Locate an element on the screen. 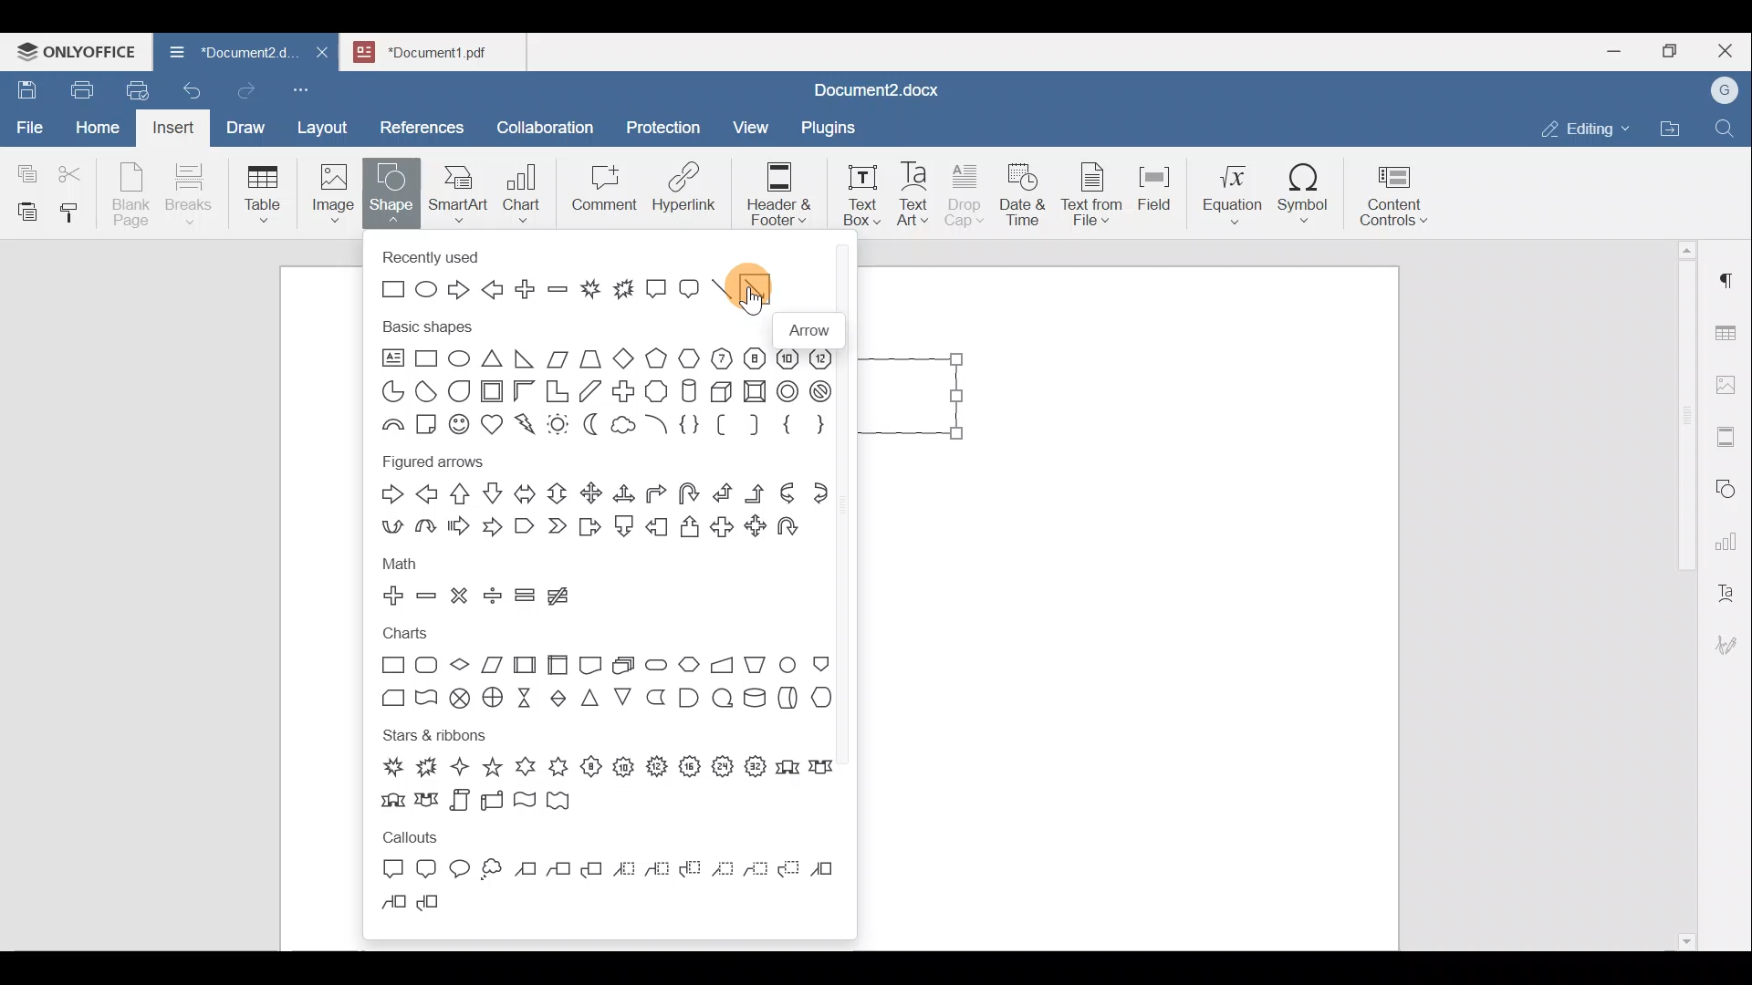 This screenshot has width=1752, height=985. Open file location is located at coordinates (1674, 130).